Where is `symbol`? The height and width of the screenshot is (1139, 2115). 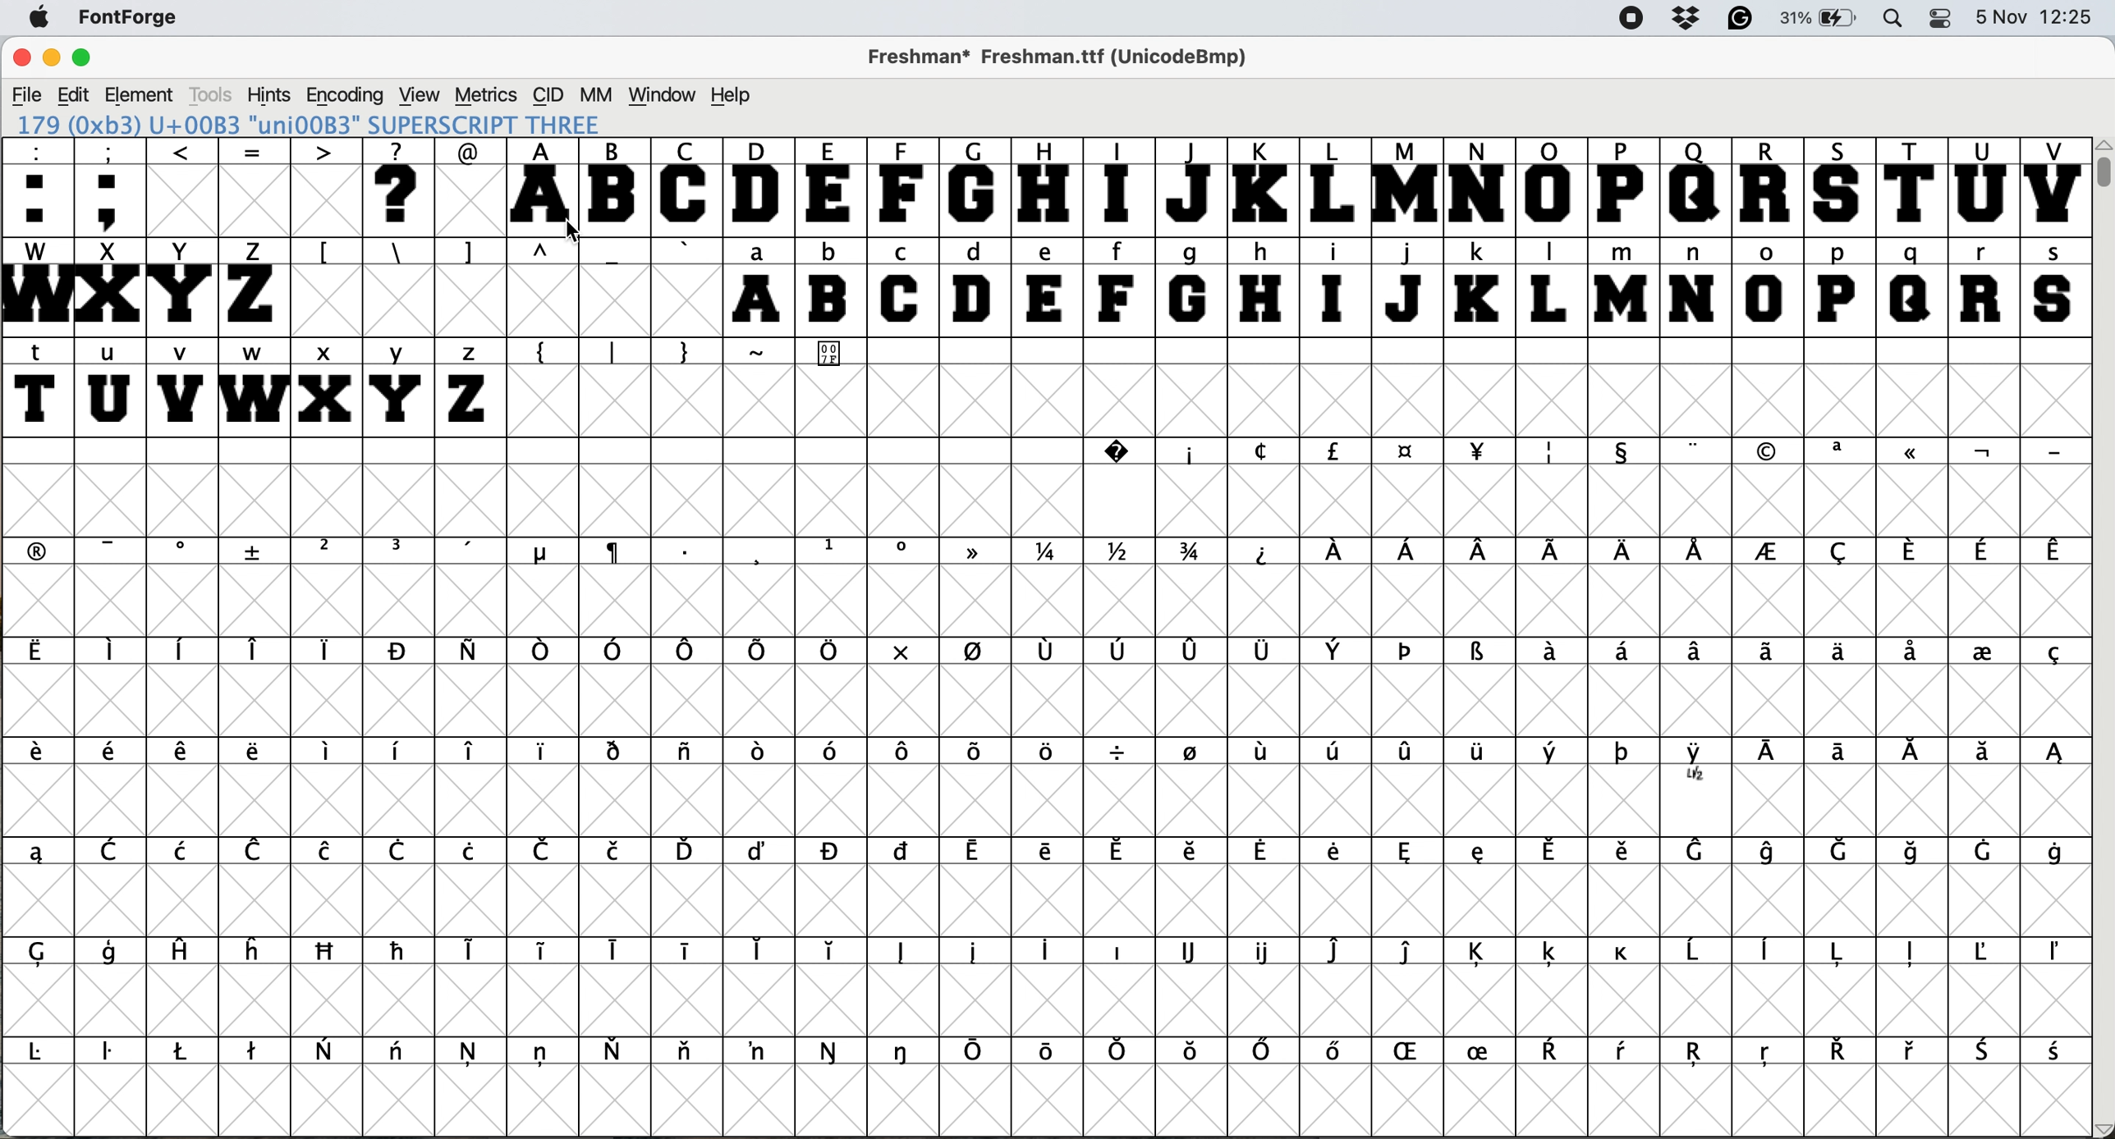
symbol is located at coordinates (617, 554).